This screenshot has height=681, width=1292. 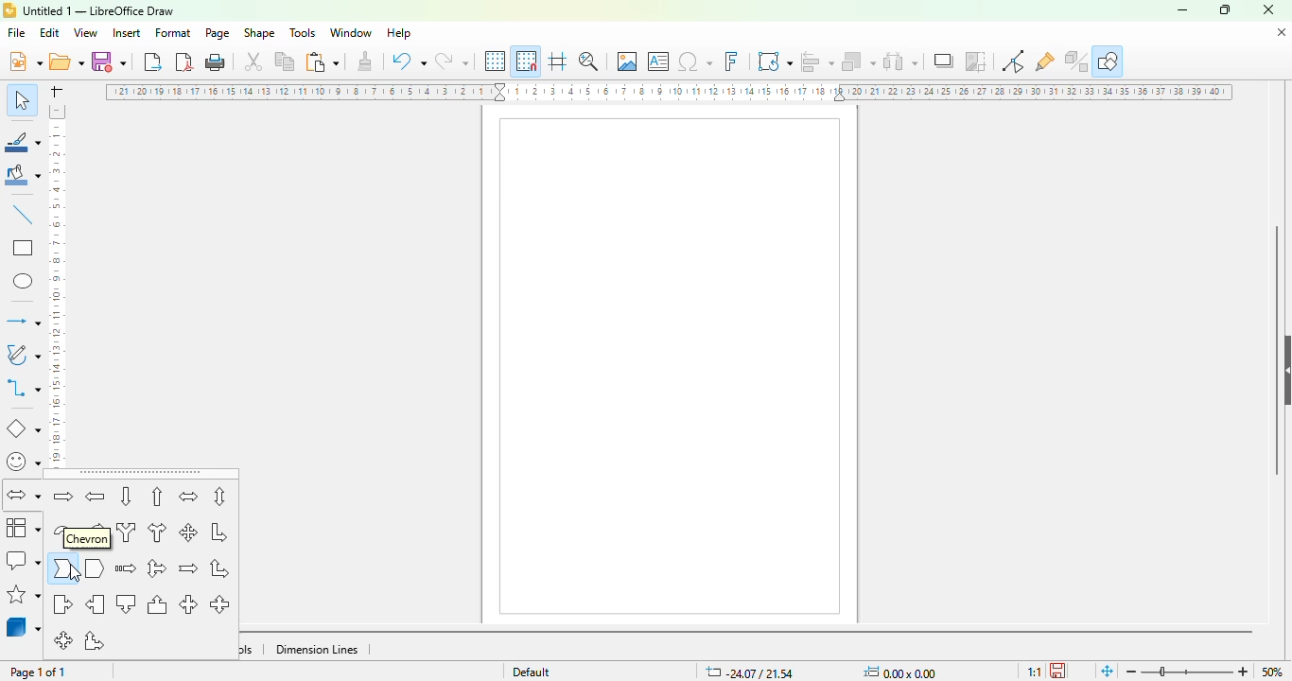 I want to click on up and right arrow callout, so click(x=95, y=640).